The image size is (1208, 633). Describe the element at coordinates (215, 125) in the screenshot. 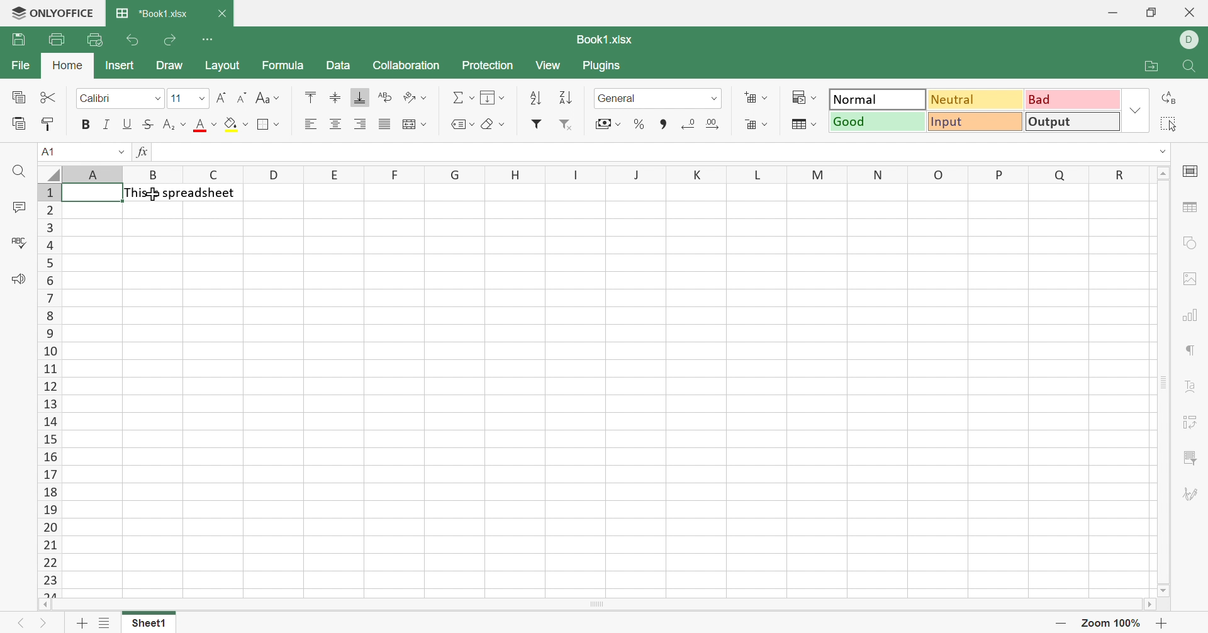

I see `Drop Down` at that location.